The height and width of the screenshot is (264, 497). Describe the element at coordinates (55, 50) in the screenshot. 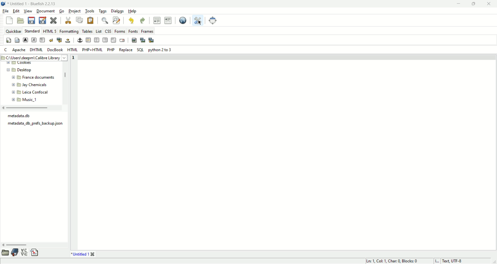

I see `docbook` at that location.